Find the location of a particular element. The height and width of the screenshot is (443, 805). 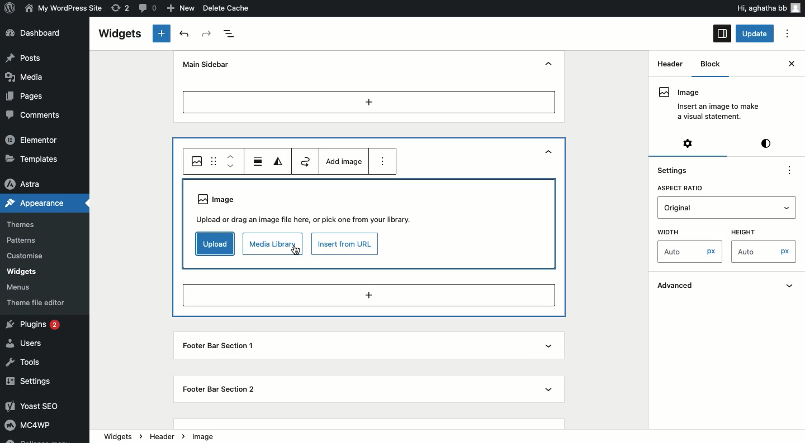

Redo is located at coordinates (207, 34).